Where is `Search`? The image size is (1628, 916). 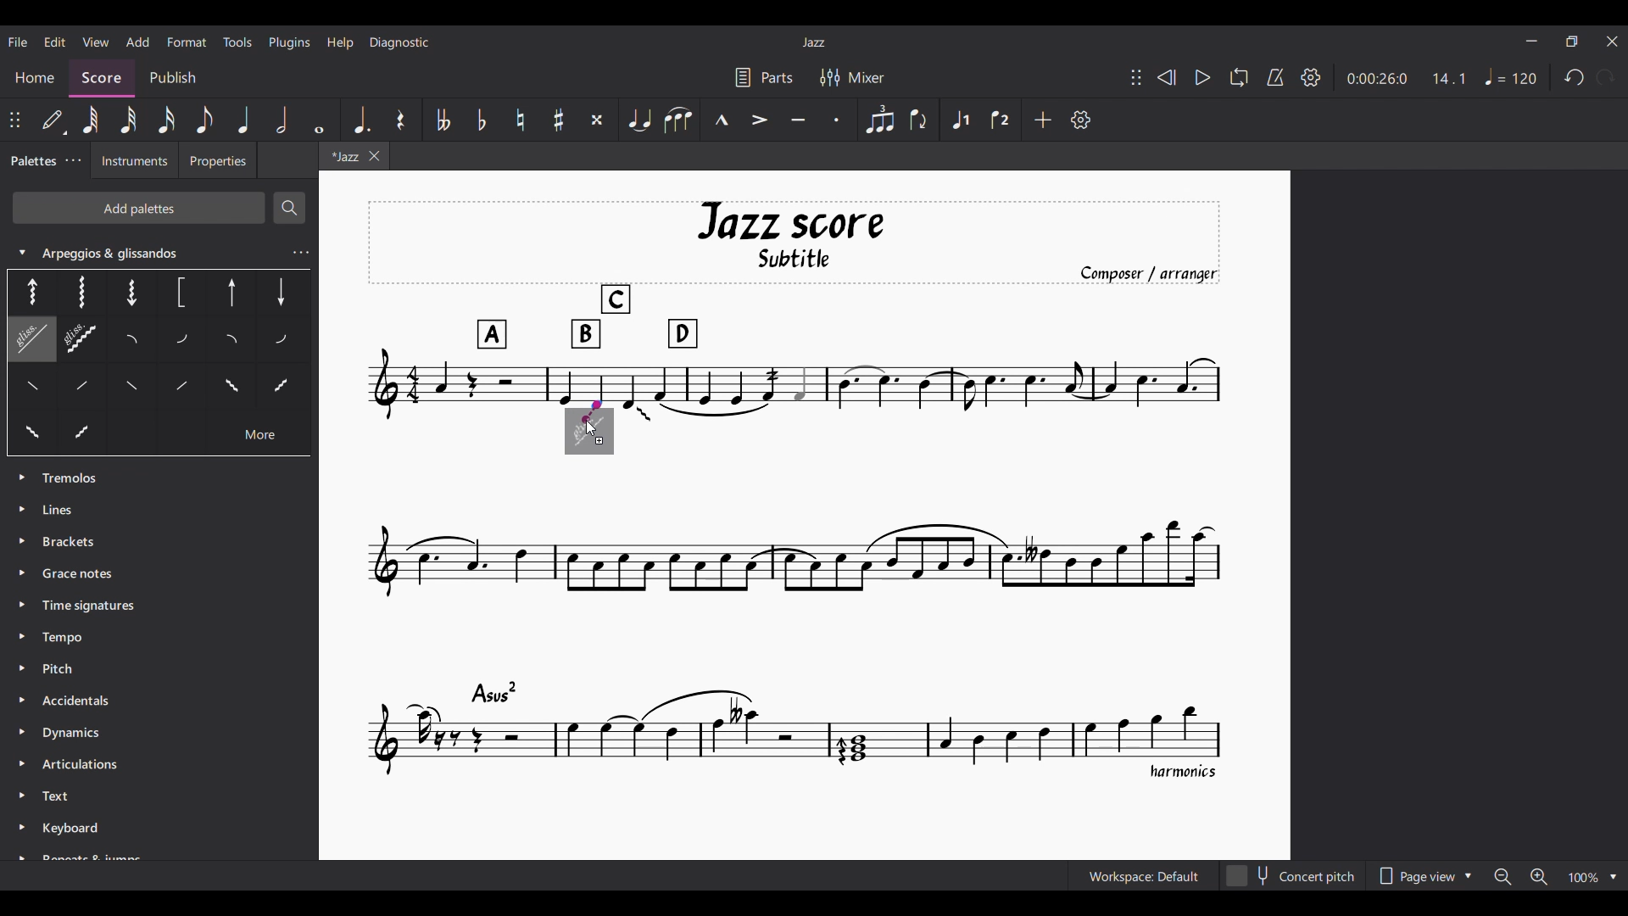
Search is located at coordinates (288, 208).